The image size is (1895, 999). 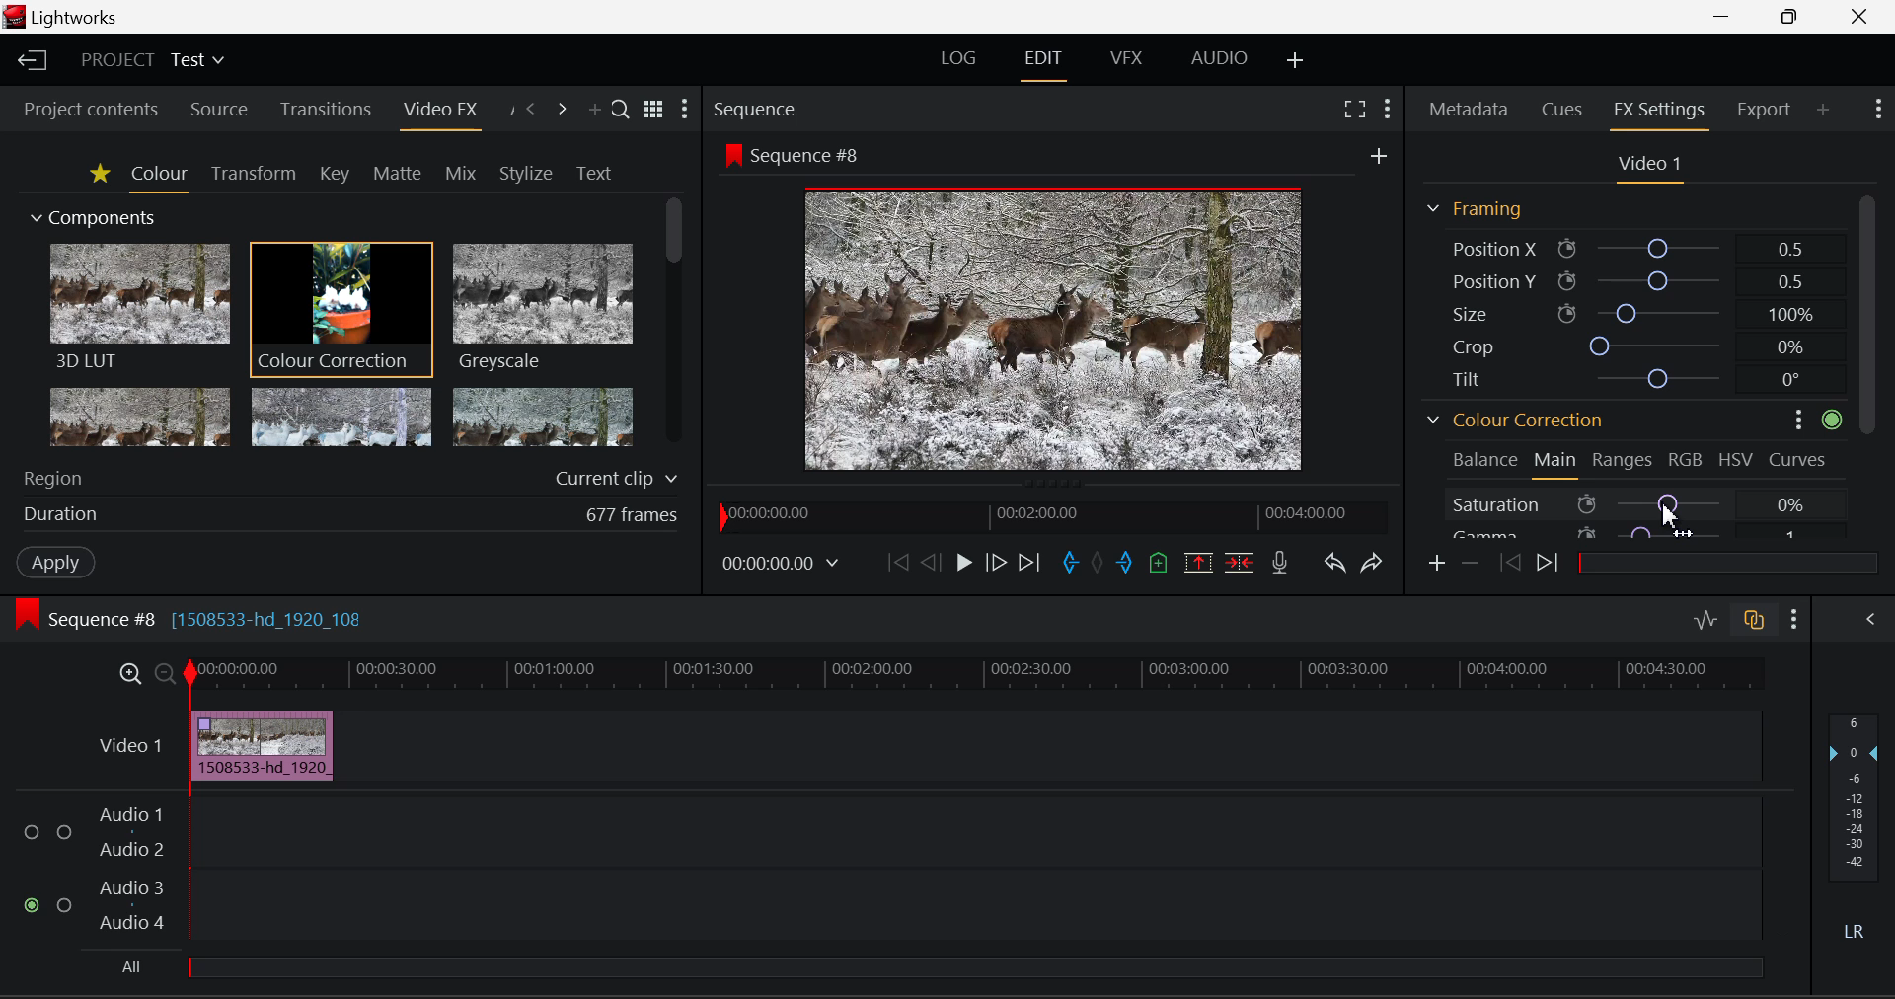 I want to click on Gamma, so click(x=1627, y=532).